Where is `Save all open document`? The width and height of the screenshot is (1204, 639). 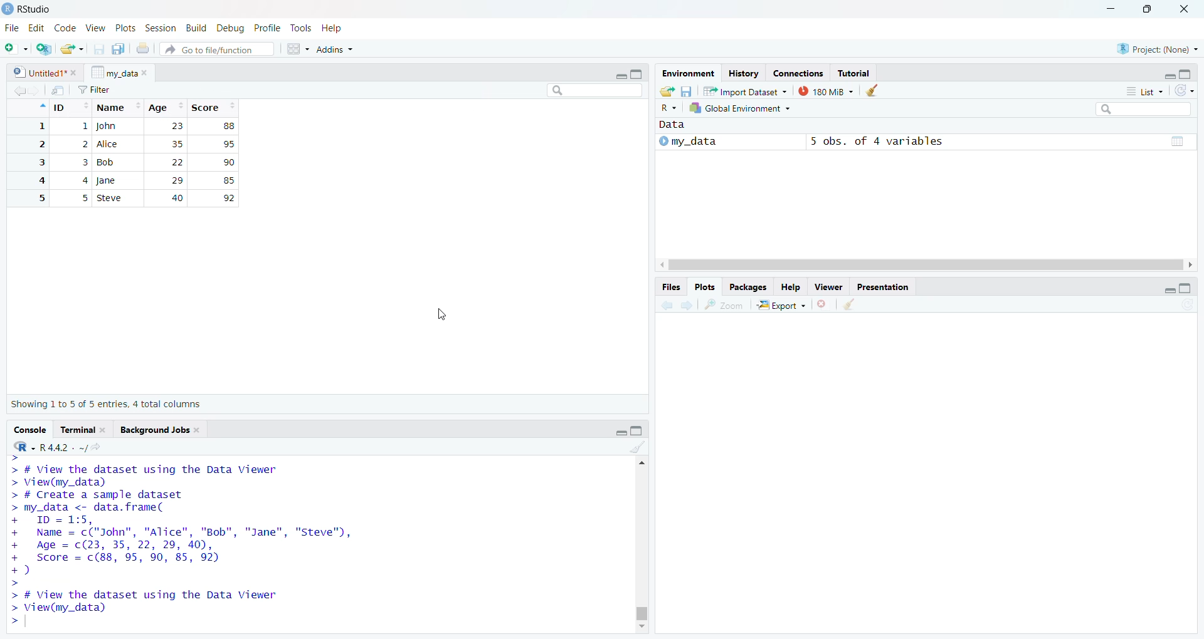
Save all open document is located at coordinates (120, 51).